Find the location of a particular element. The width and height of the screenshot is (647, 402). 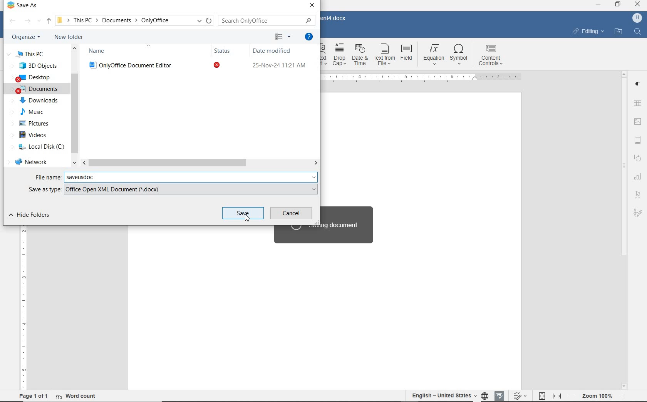

shape is located at coordinates (639, 159).